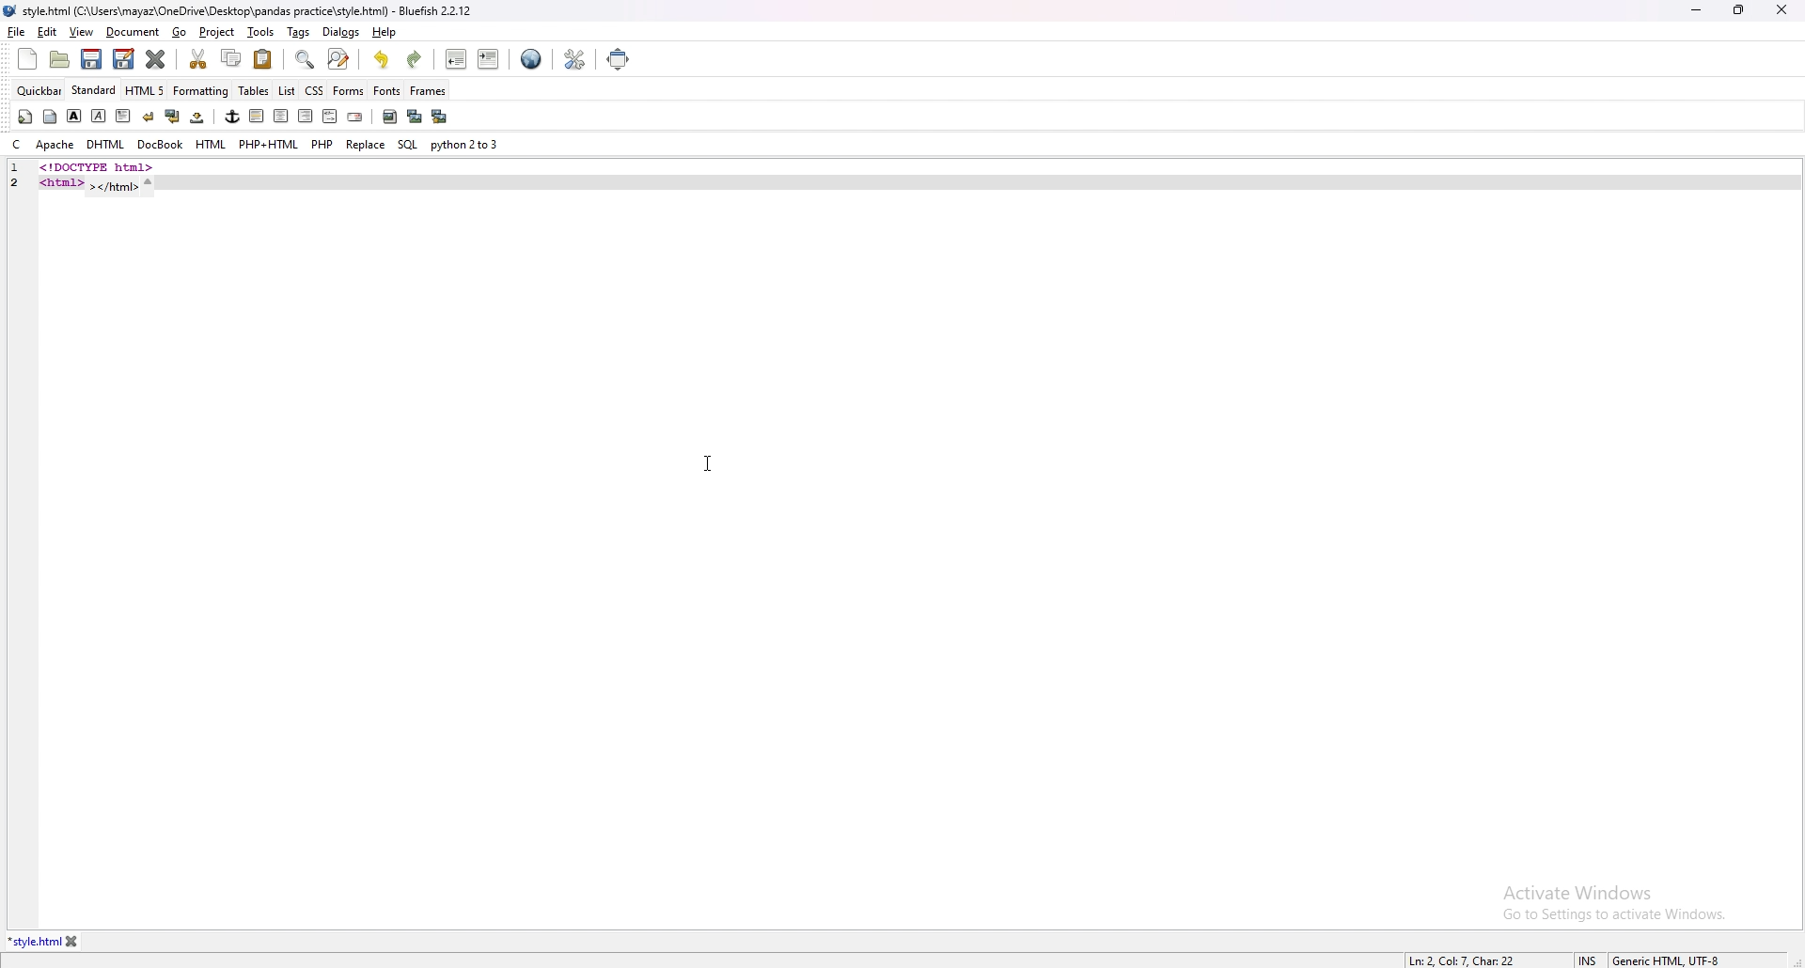 The height and width of the screenshot is (968, 1805). What do you see at coordinates (389, 117) in the screenshot?
I see `insert image` at bounding box center [389, 117].